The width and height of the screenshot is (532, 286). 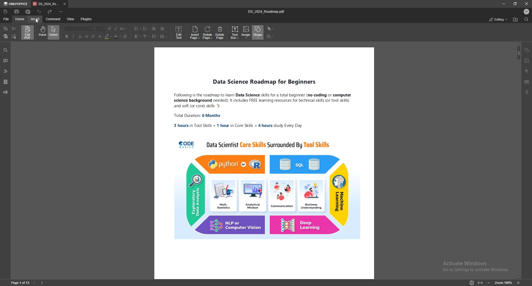 What do you see at coordinates (528, 92) in the screenshot?
I see `text art` at bounding box center [528, 92].